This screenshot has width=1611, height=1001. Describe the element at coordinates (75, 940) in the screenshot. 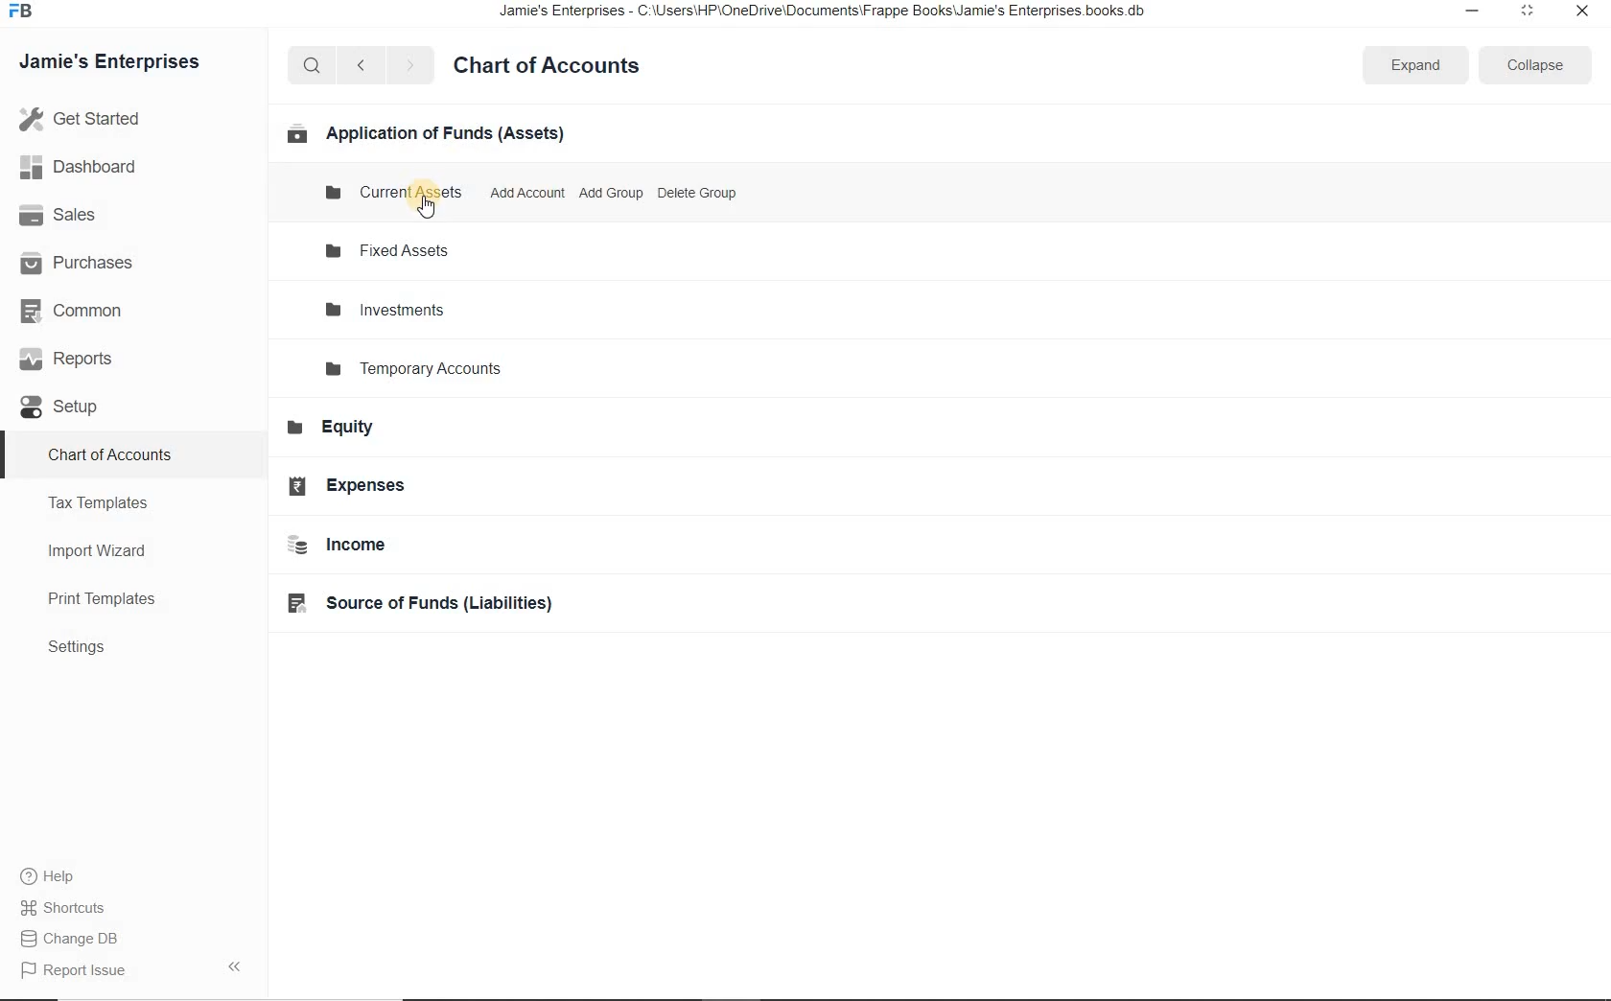

I see `Change DB` at that location.